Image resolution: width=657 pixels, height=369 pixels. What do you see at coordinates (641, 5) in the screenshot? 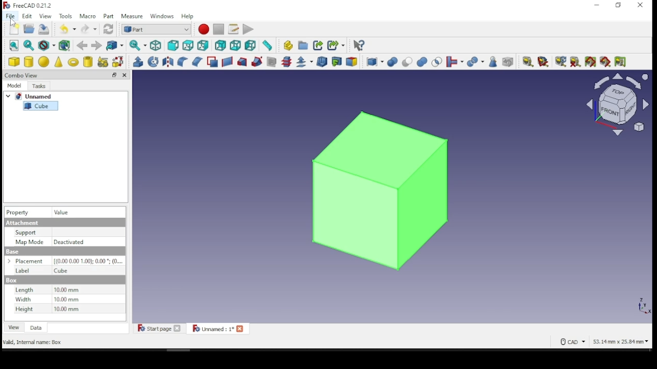
I see `close window` at bounding box center [641, 5].